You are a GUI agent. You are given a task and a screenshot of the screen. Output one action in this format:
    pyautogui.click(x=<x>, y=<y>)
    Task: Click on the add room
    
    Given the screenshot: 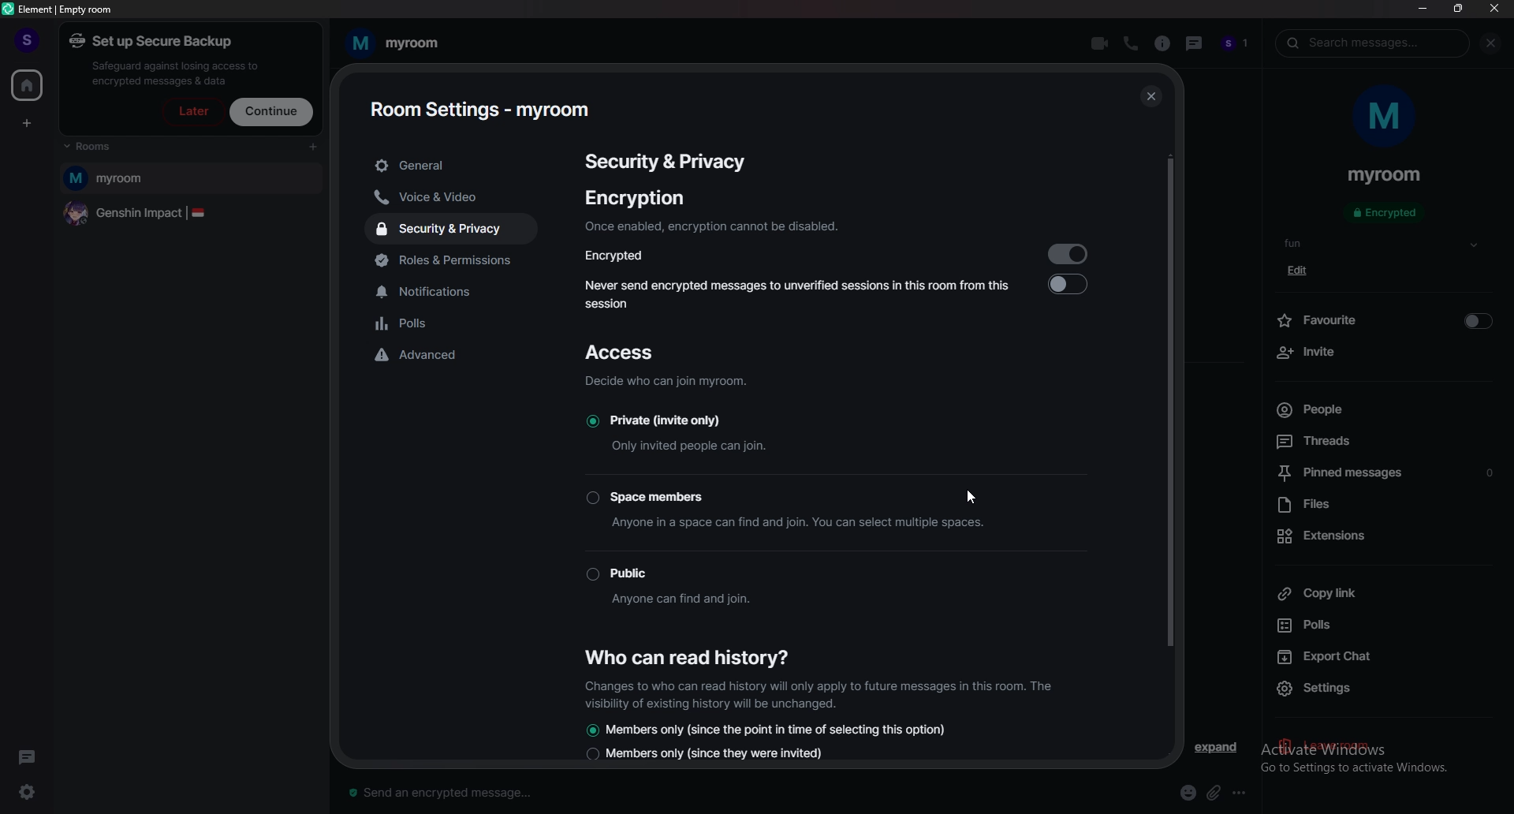 What is the action you would take?
    pyautogui.click(x=313, y=147)
    